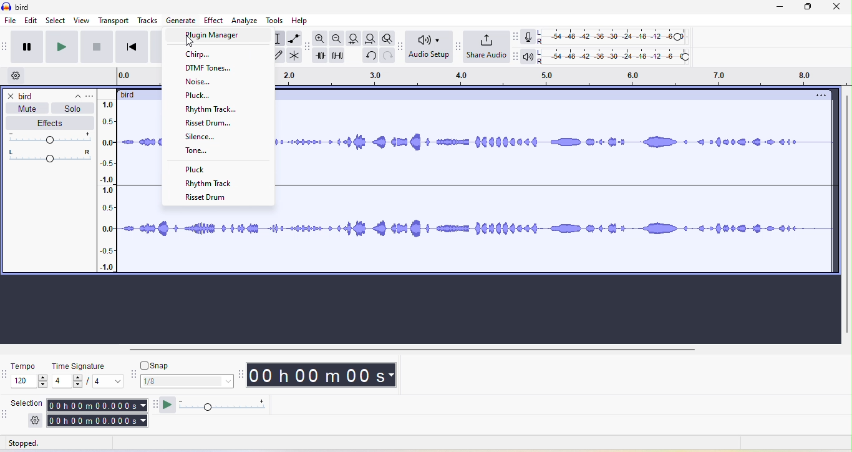  What do you see at coordinates (456, 49) in the screenshot?
I see `audacity share audio toolbar` at bounding box center [456, 49].